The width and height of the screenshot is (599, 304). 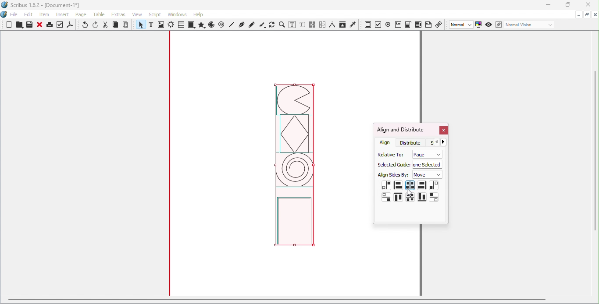 What do you see at coordinates (241, 25) in the screenshot?
I see `Bezier curve tool` at bounding box center [241, 25].